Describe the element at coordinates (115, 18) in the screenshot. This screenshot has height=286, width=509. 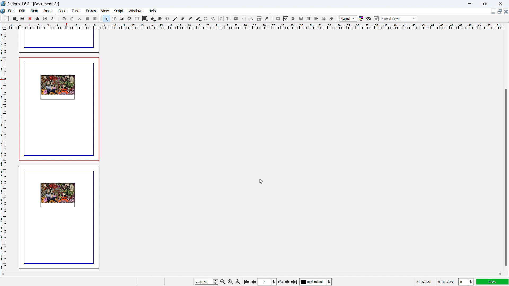
I see `text frame` at that location.